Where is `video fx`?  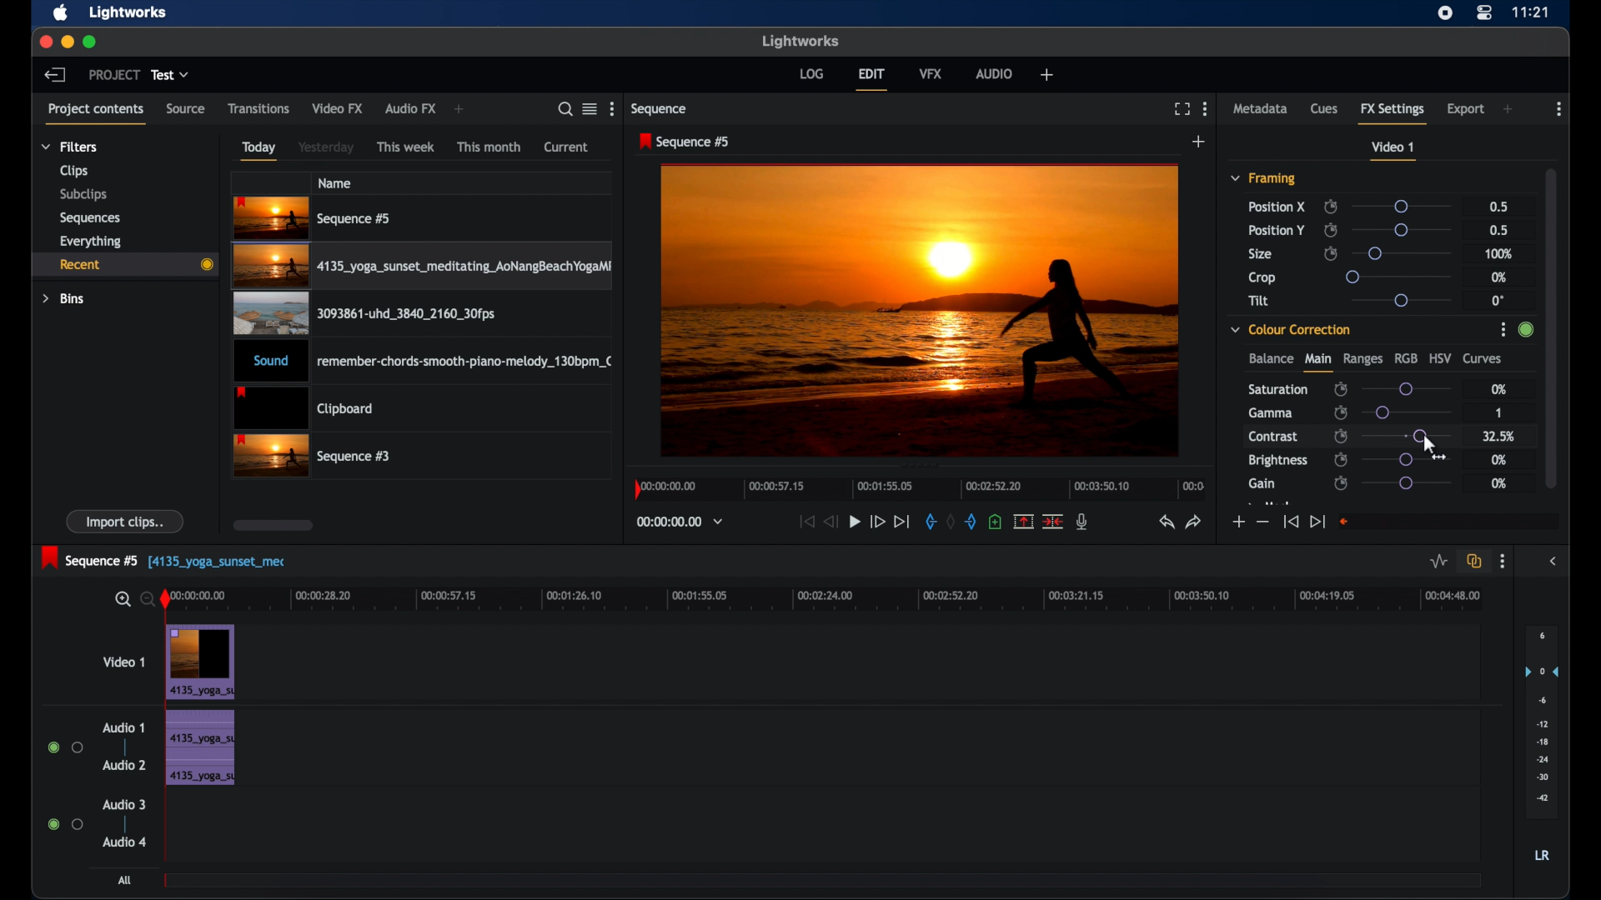 video fx is located at coordinates (337, 108).